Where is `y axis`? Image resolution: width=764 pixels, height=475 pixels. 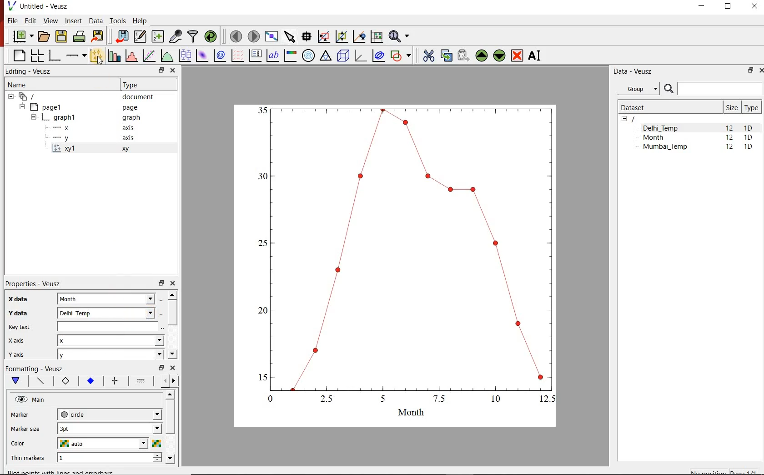
y axis is located at coordinates (15, 354).